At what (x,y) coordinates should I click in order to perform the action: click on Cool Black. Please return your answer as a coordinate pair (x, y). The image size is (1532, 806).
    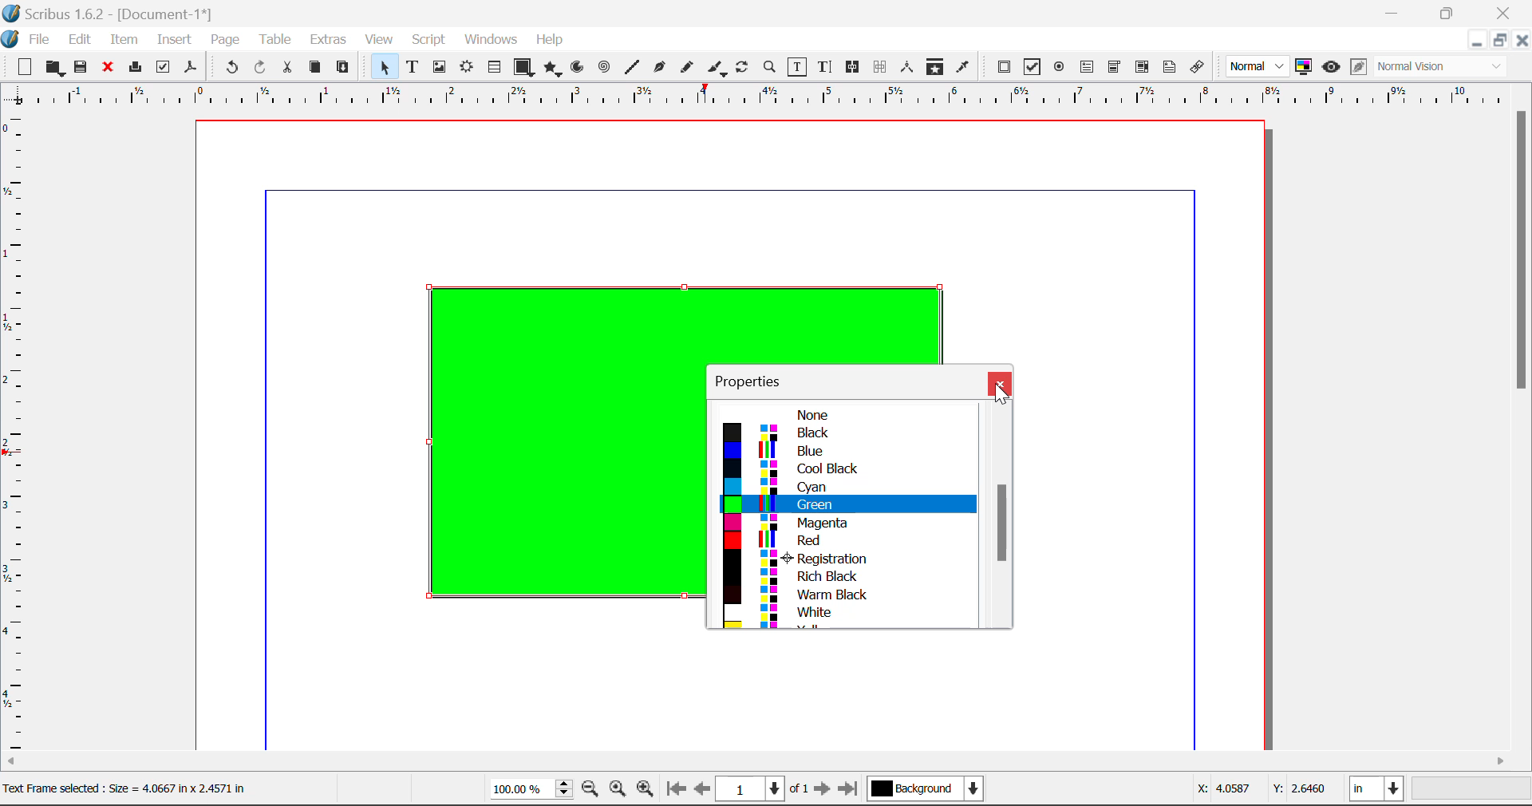
    Looking at the image, I should click on (847, 469).